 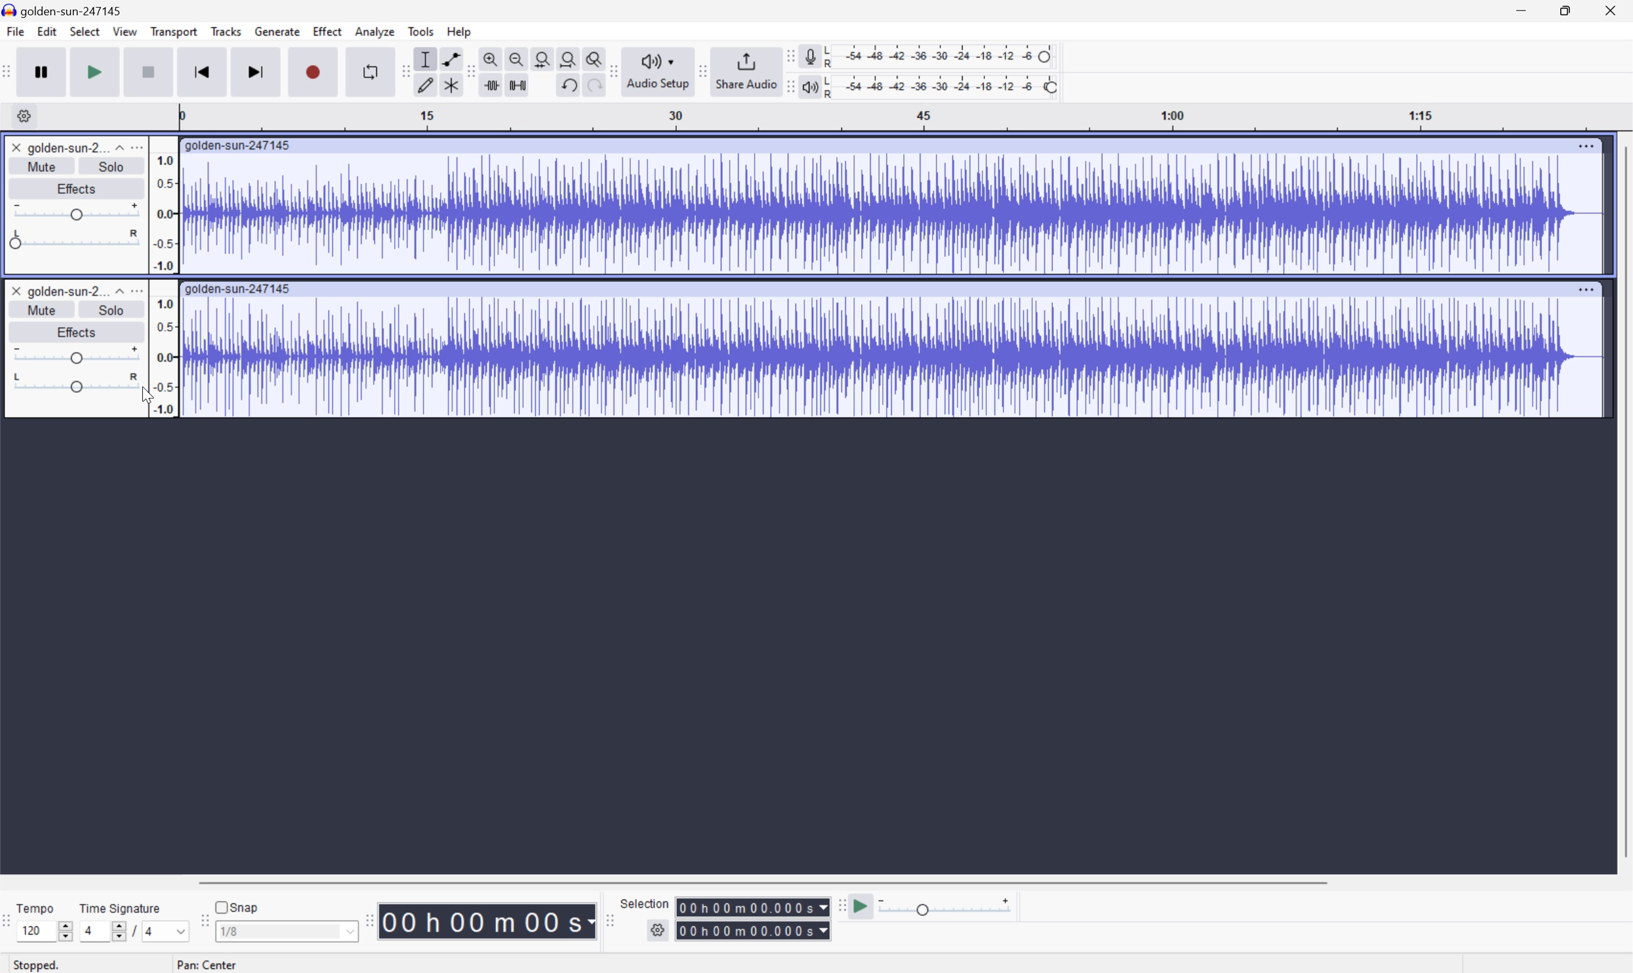 What do you see at coordinates (862, 907) in the screenshot?
I see `Play at speed` at bounding box center [862, 907].